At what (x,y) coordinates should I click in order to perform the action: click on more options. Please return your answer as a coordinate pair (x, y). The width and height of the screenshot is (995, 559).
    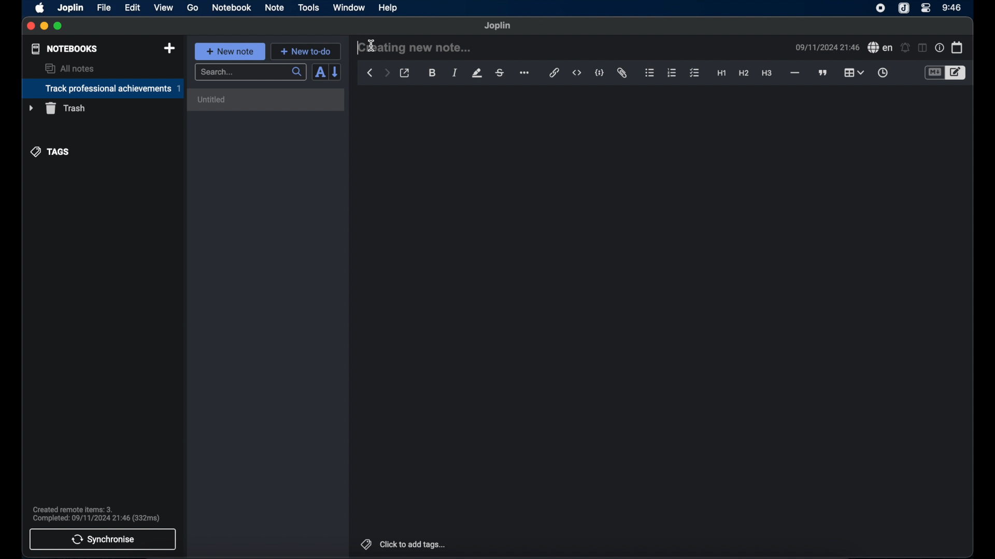
    Looking at the image, I should click on (525, 73).